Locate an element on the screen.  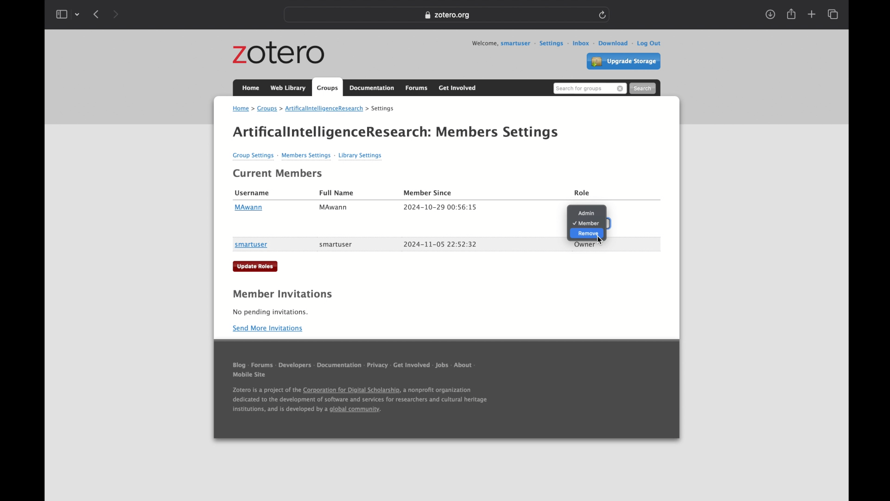
web address is located at coordinates (446, 15).